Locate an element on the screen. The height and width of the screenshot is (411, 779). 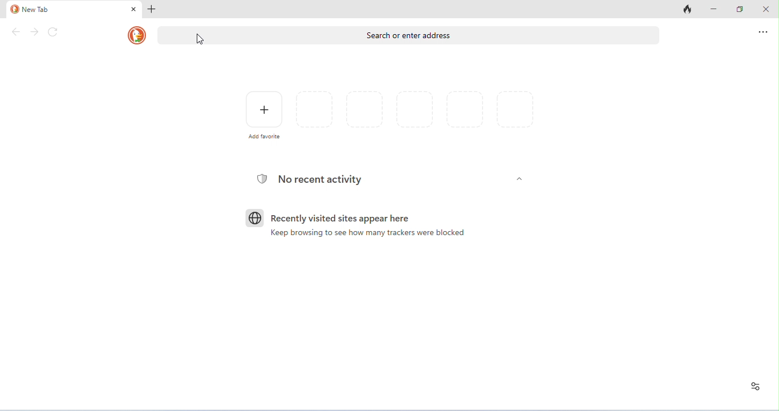
close tab is located at coordinates (152, 10).